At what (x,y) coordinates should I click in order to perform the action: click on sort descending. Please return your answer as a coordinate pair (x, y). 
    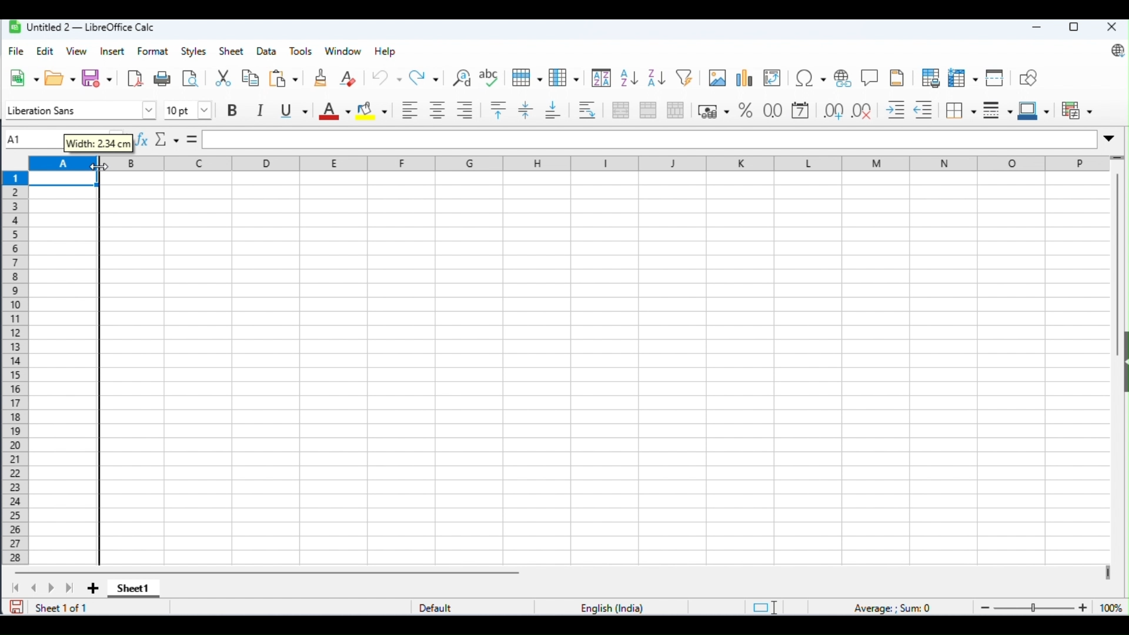
    Looking at the image, I should click on (657, 78).